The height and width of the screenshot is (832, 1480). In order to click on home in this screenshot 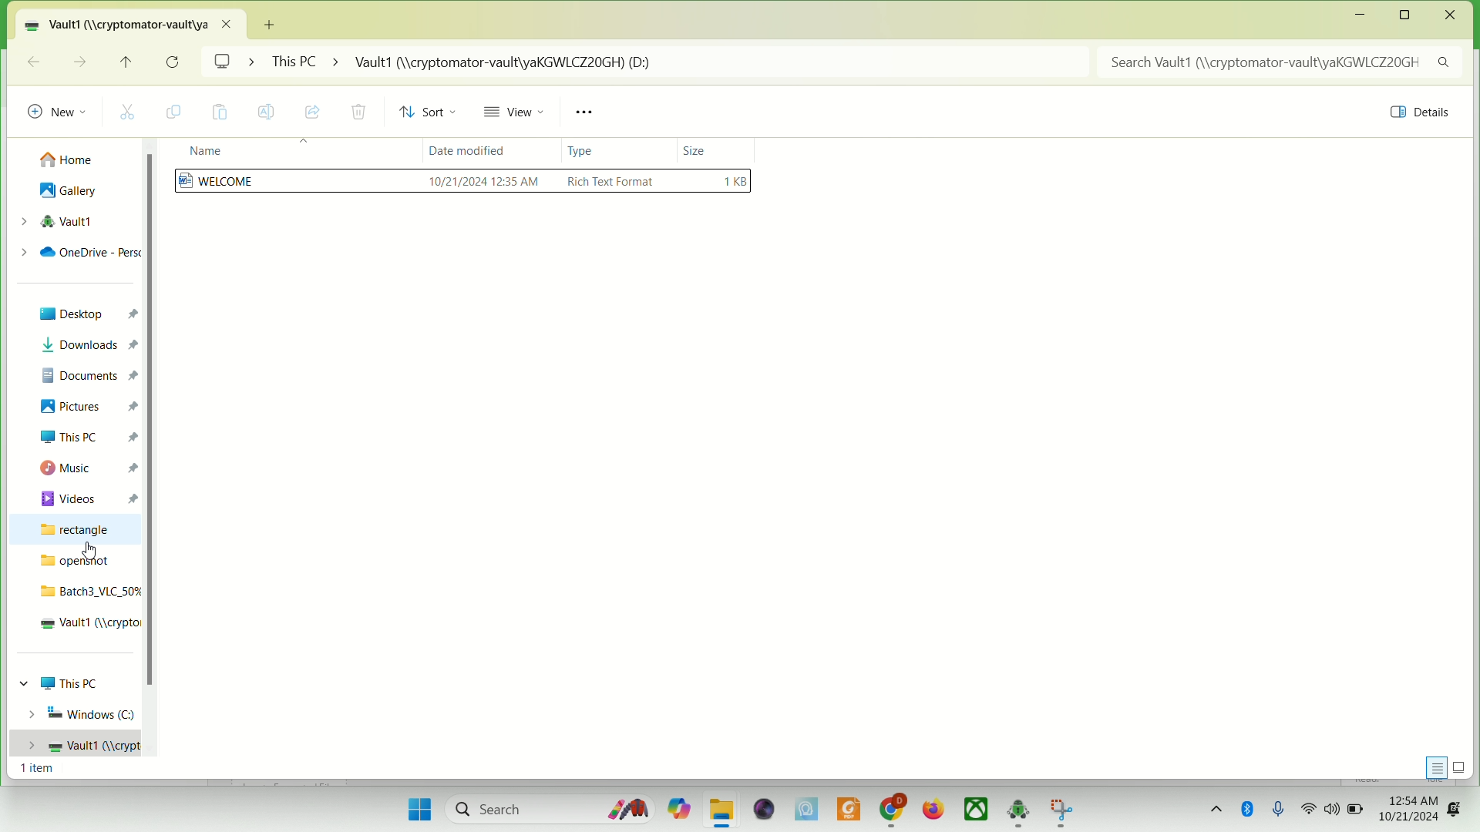, I will do `click(69, 156)`.